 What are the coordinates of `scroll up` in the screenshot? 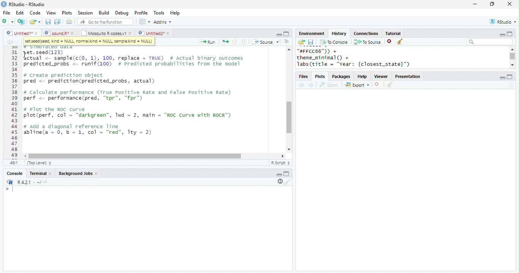 It's located at (512, 49).